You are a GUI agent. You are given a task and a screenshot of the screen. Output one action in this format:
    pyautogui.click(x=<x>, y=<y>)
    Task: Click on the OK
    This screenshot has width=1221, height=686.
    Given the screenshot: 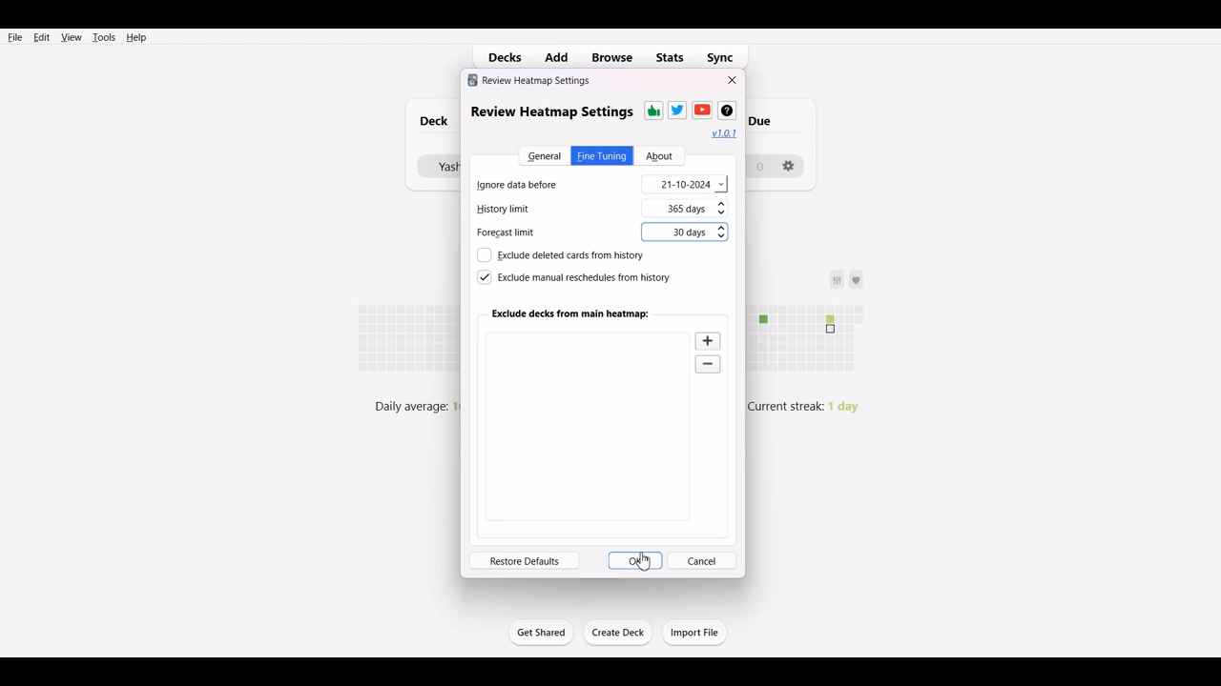 What is the action you would take?
    pyautogui.click(x=635, y=560)
    